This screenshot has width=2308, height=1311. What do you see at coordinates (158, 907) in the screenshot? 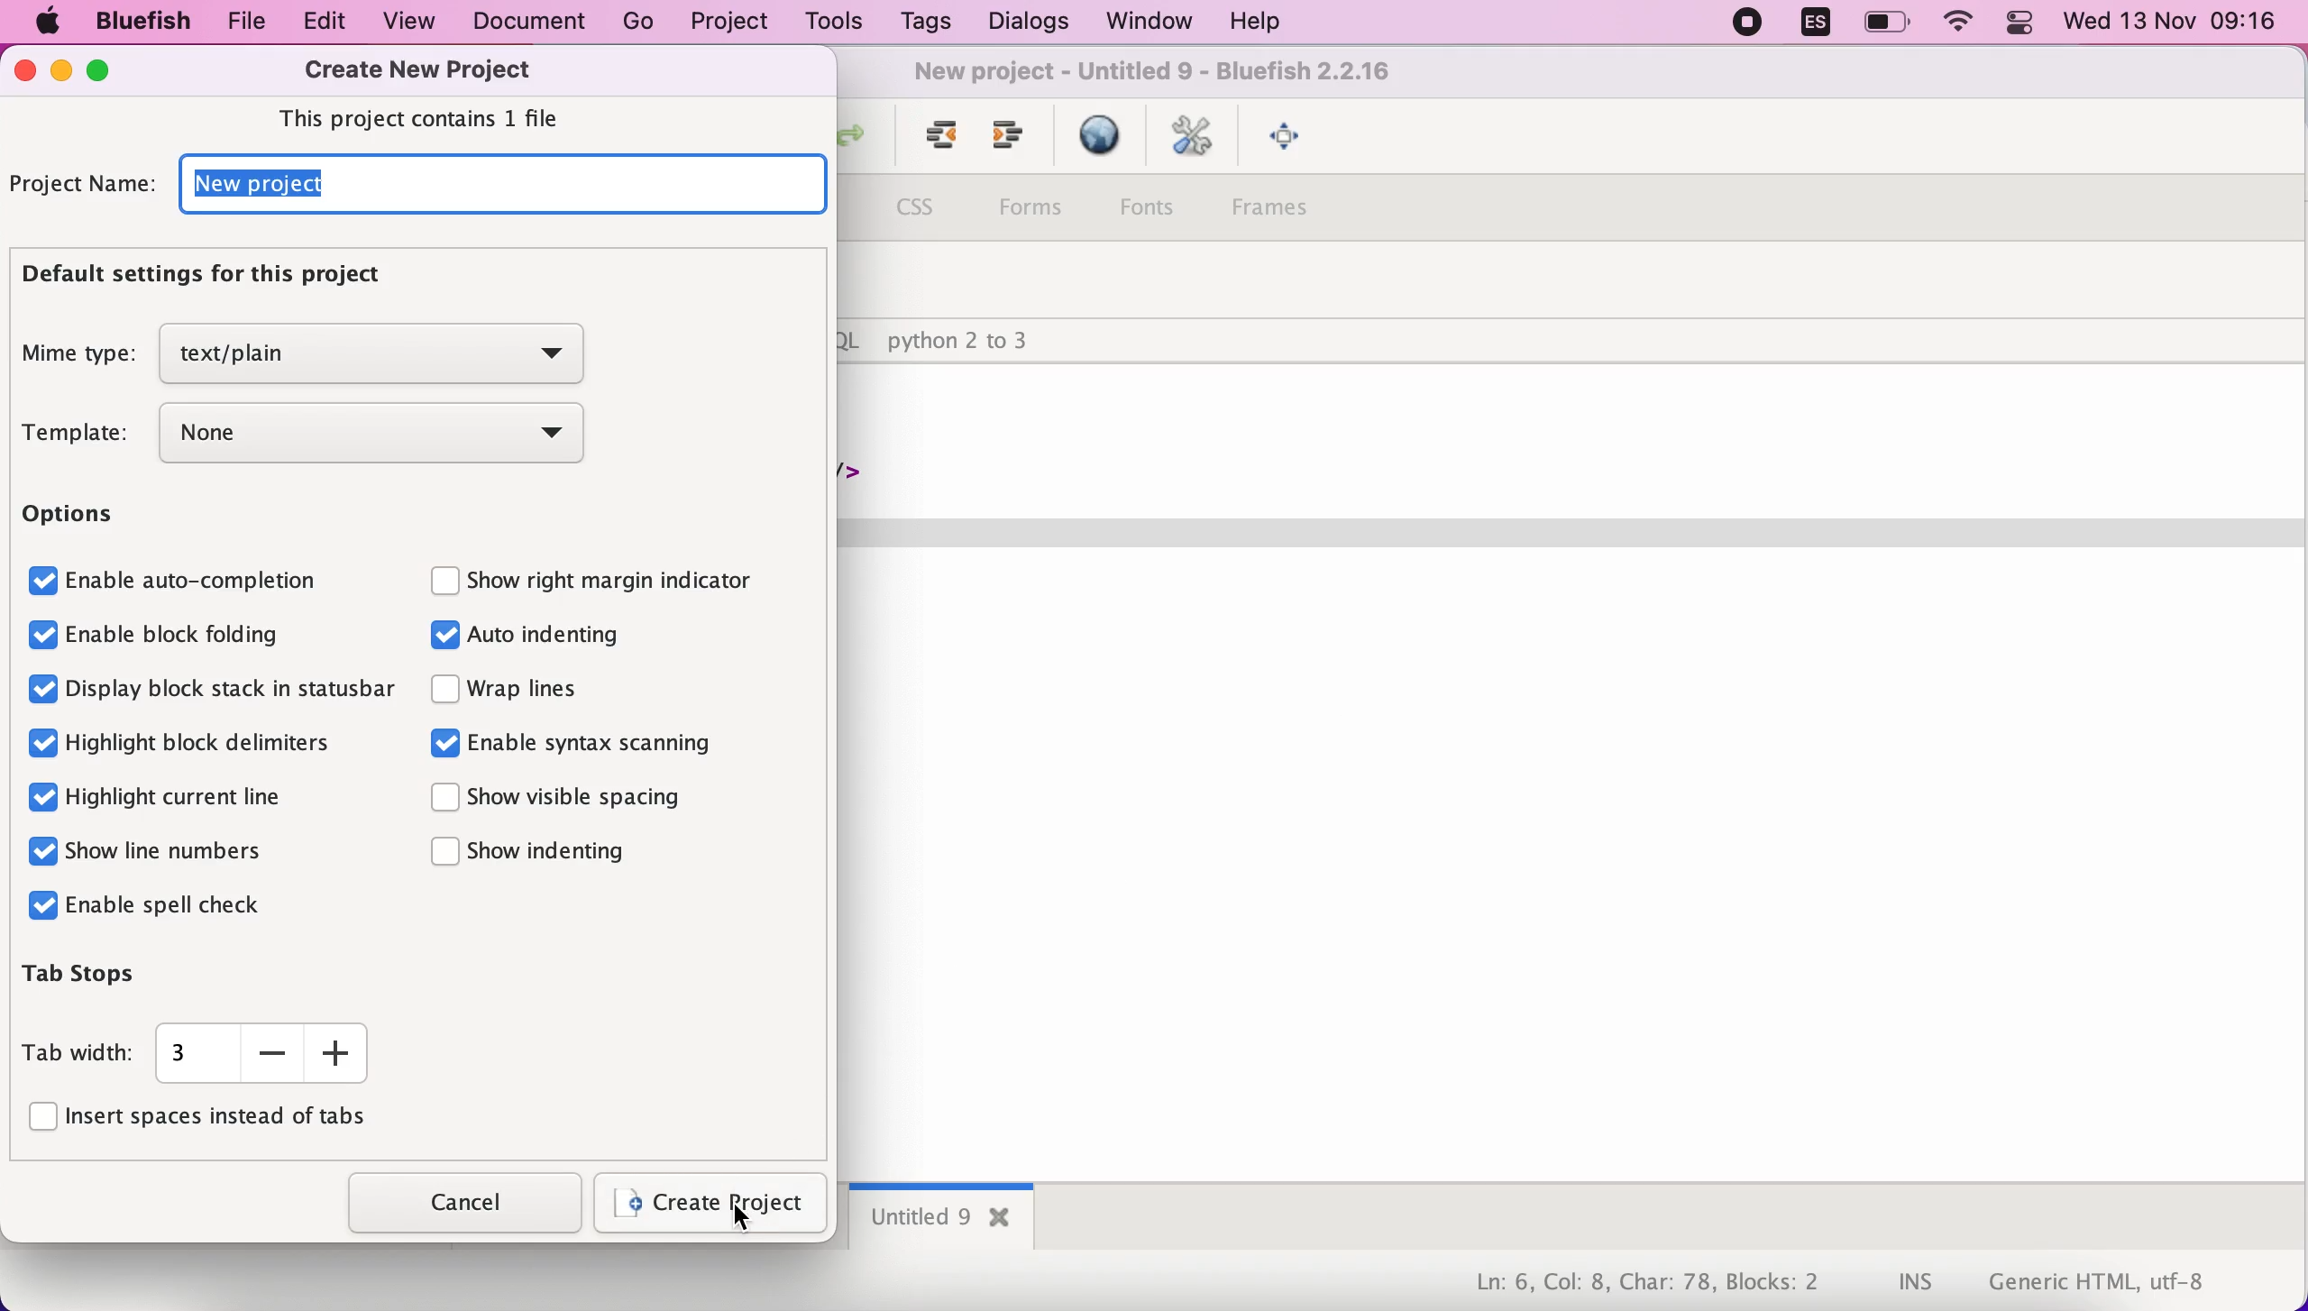
I see `enable spell check` at bounding box center [158, 907].